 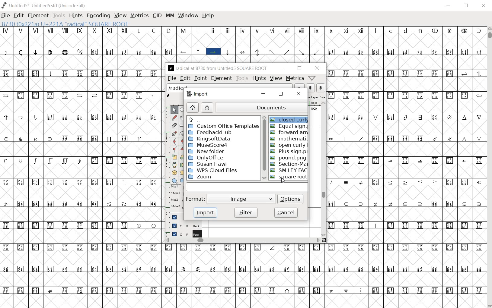 What do you see at coordinates (205, 212) in the screenshot?
I see `import` at bounding box center [205, 212].